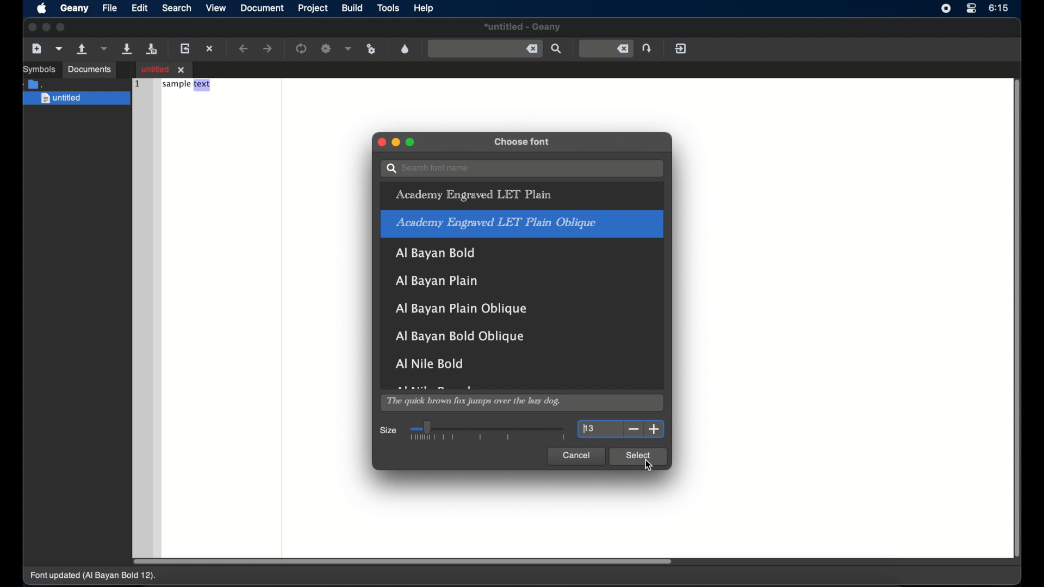 The image size is (1044, 587). What do you see at coordinates (650, 466) in the screenshot?
I see `cursor` at bounding box center [650, 466].